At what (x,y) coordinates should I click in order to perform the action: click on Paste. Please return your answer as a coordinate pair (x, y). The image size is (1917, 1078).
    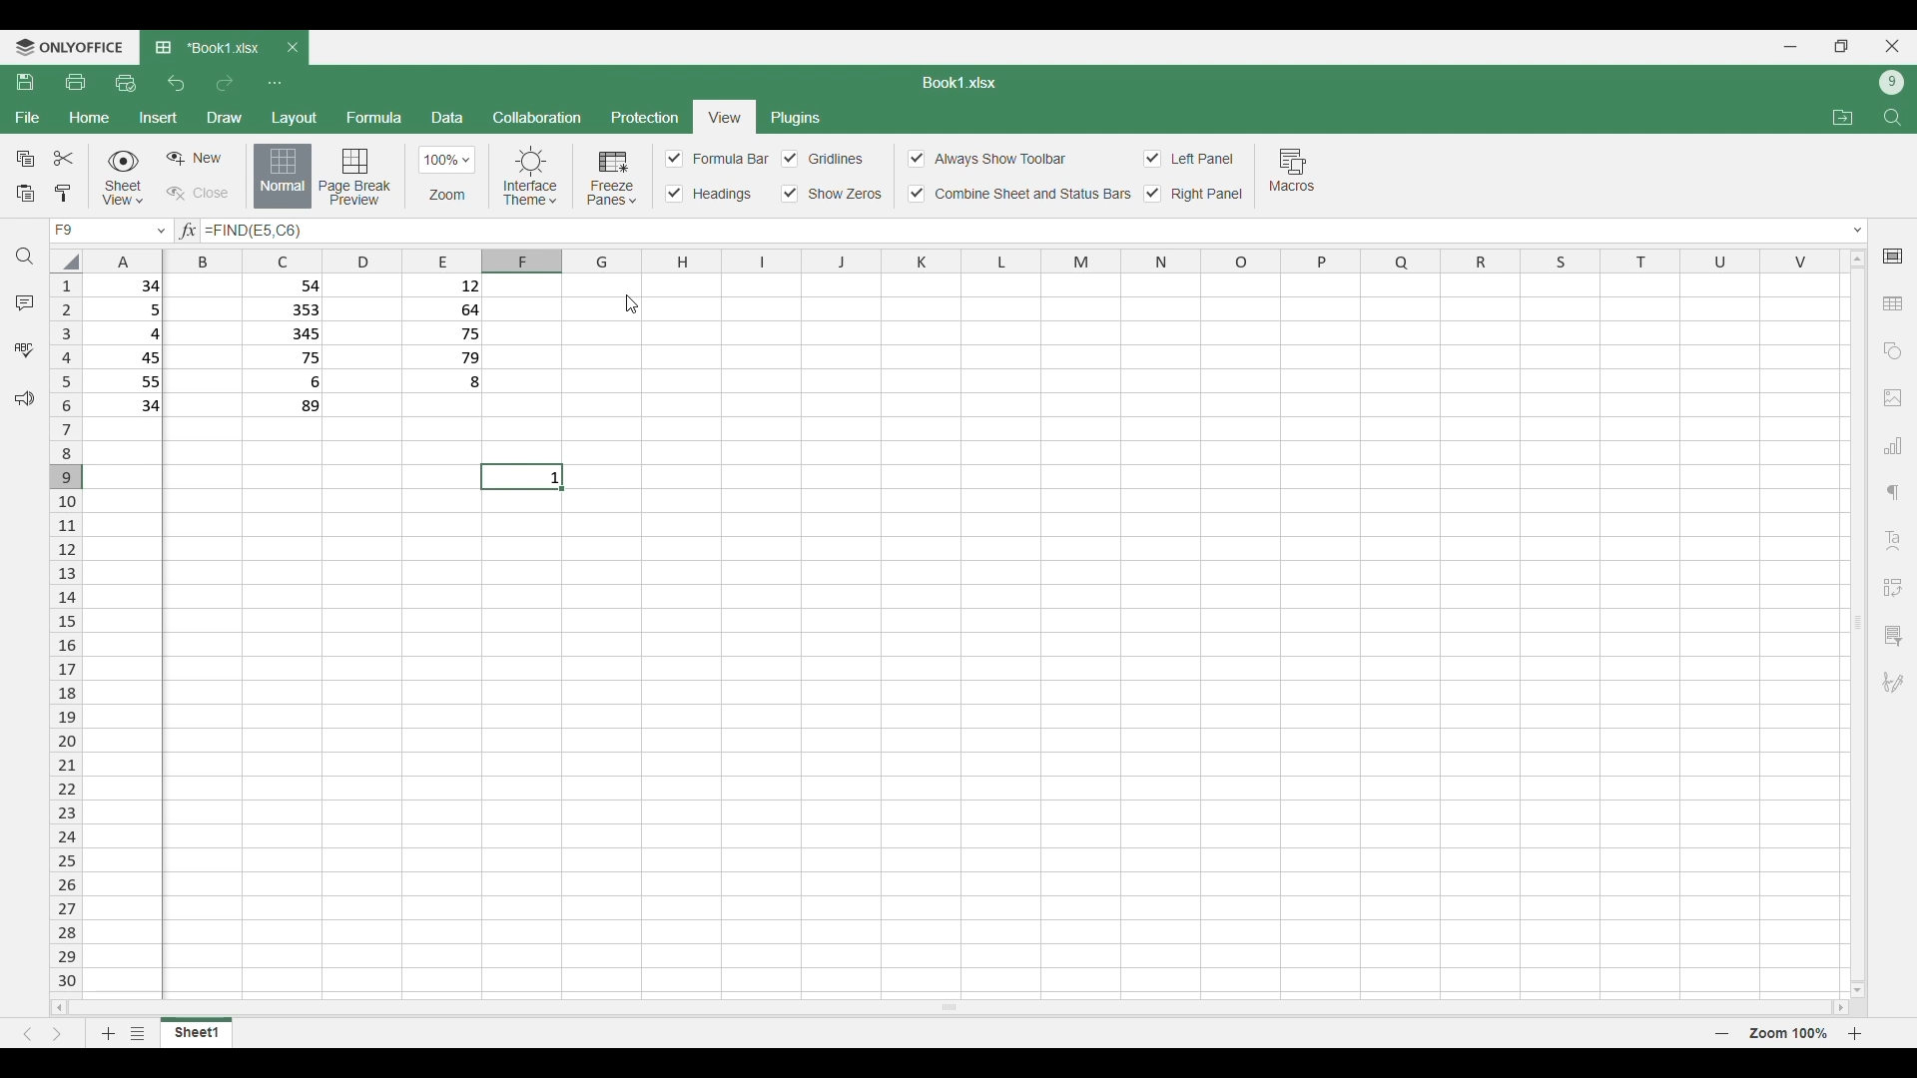
    Looking at the image, I should click on (25, 194).